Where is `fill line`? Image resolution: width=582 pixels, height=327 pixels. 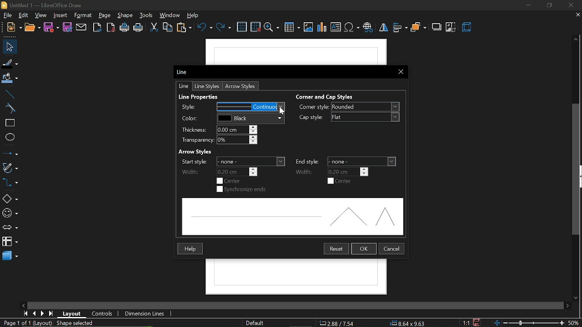
fill line is located at coordinates (10, 62).